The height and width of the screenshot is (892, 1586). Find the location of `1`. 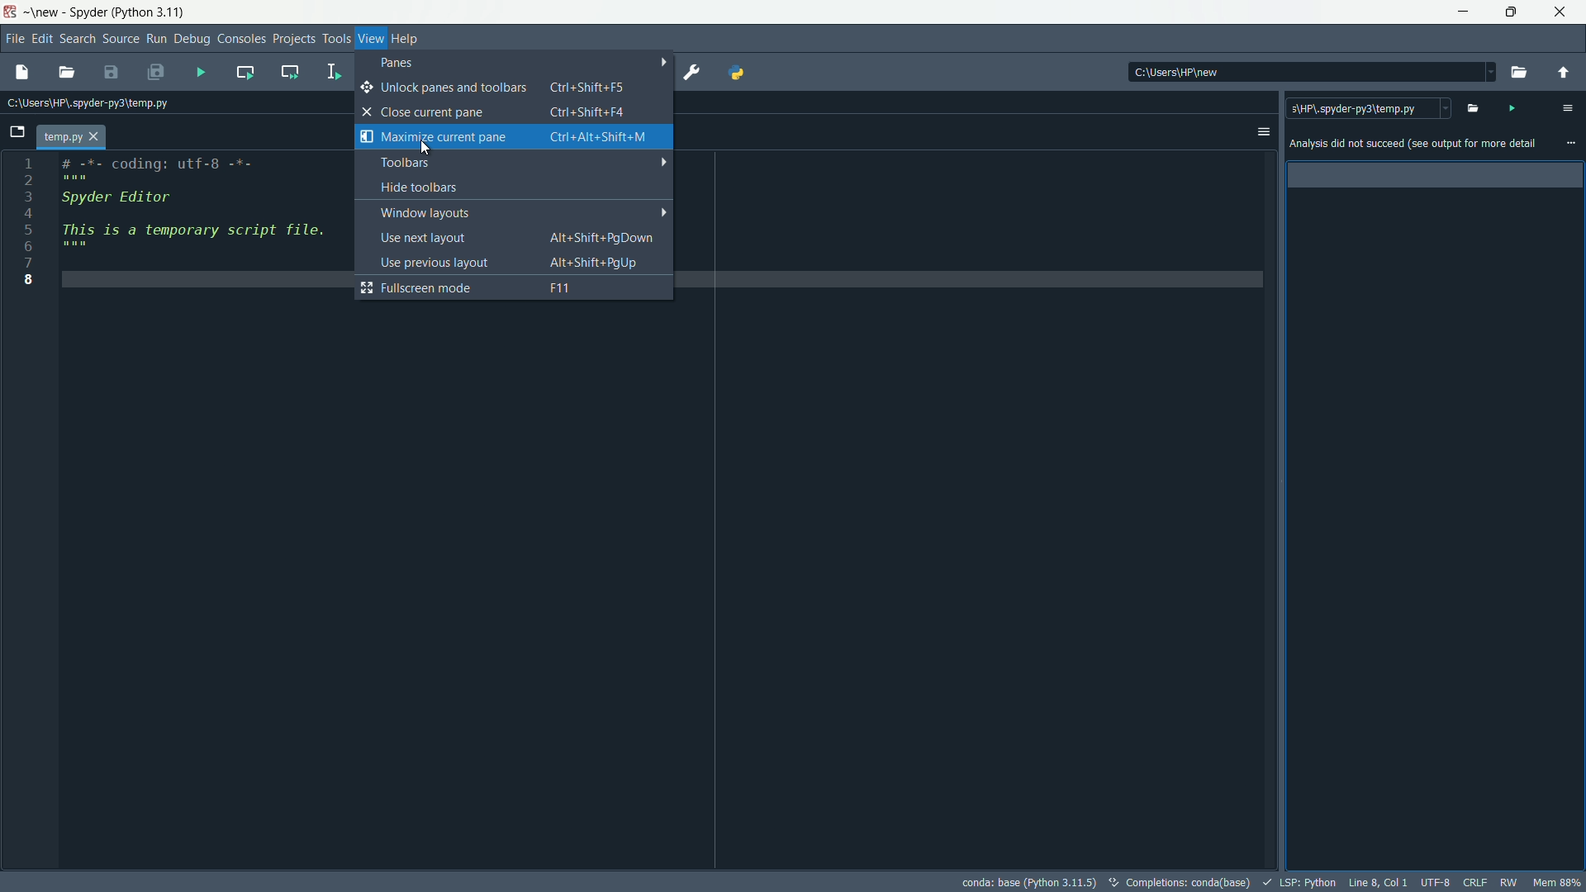

1 is located at coordinates (27, 163).